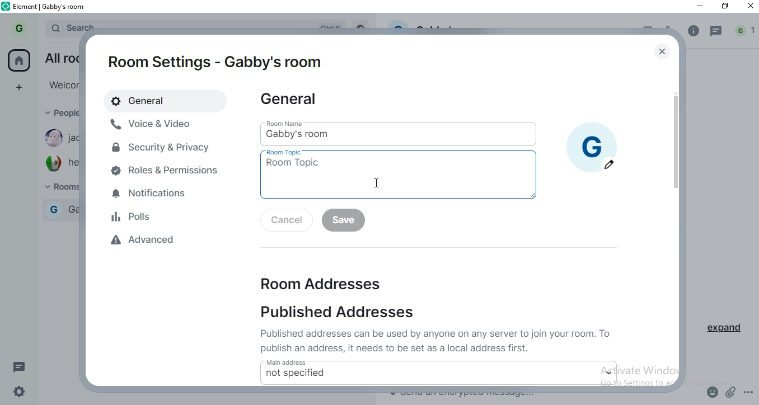 The image size is (759, 405). Describe the element at coordinates (216, 61) in the screenshot. I see `room settings` at that location.